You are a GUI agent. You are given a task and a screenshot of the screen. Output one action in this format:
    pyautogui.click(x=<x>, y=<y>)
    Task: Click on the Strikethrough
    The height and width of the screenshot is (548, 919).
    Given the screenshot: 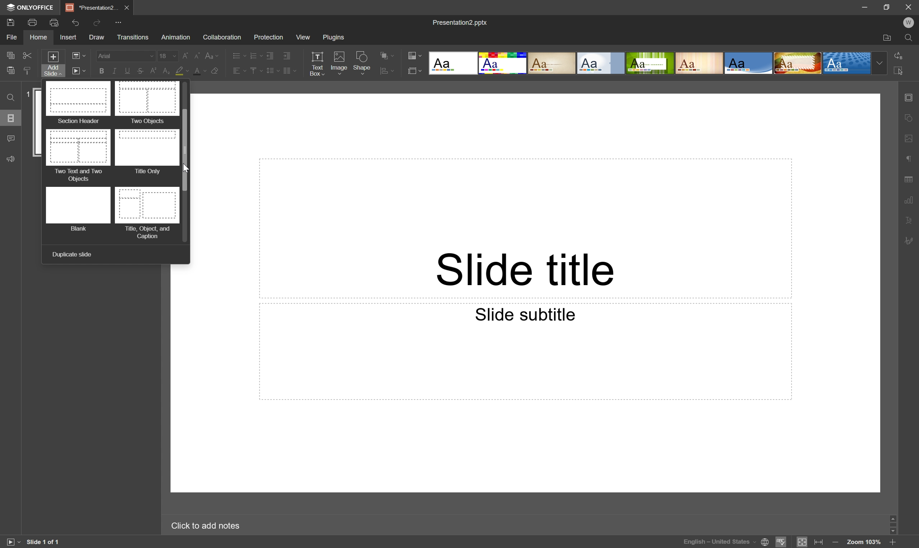 What is the action you would take?
    pyautogui.click(x=139, y=71)
    